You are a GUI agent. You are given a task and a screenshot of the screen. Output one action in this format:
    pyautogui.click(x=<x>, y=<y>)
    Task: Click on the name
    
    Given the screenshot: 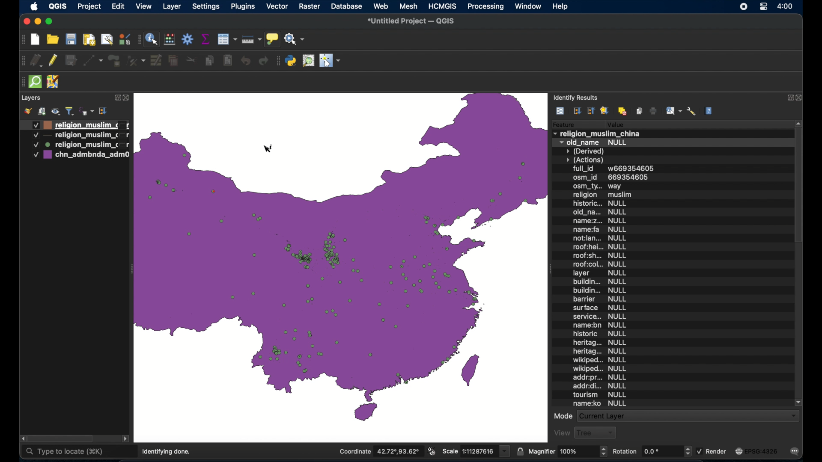 What is the action you would take?
    pyautogui.click(x=599, y=229)
    